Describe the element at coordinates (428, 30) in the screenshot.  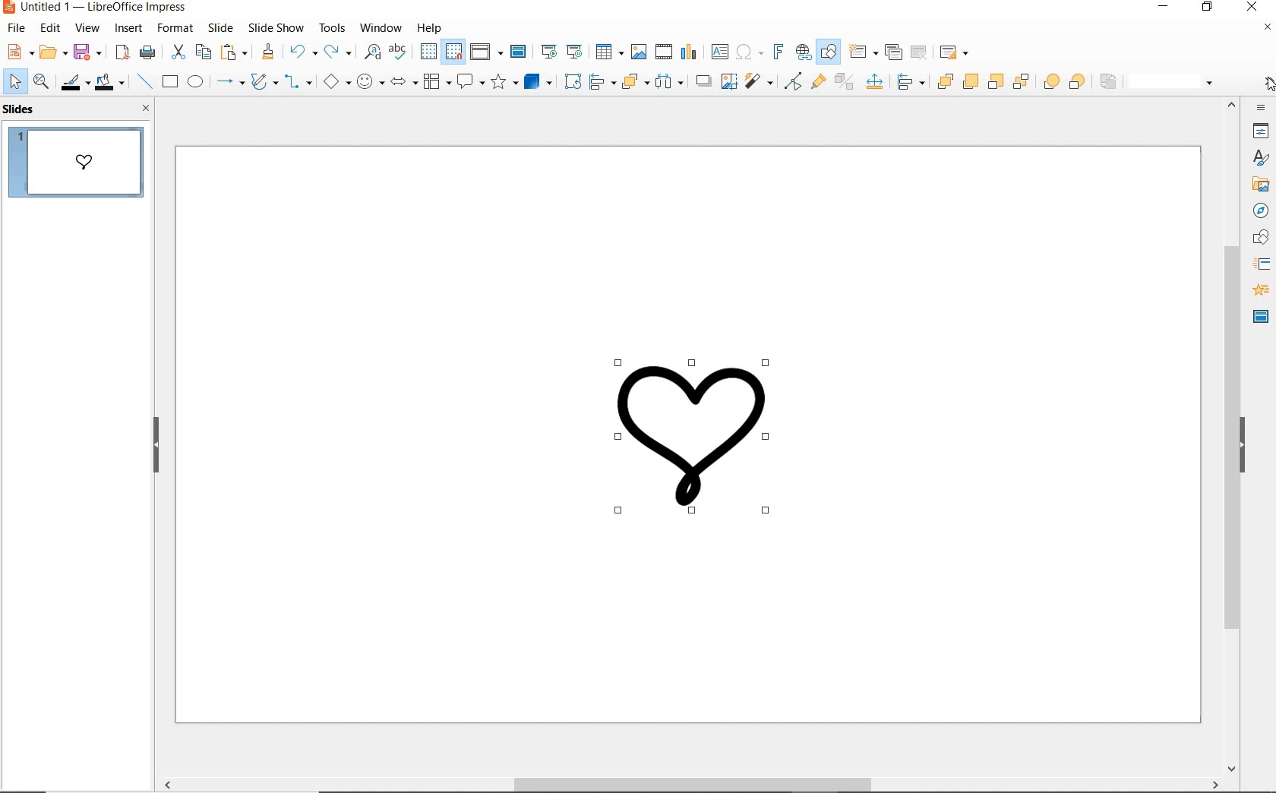
I see `help` at that location.